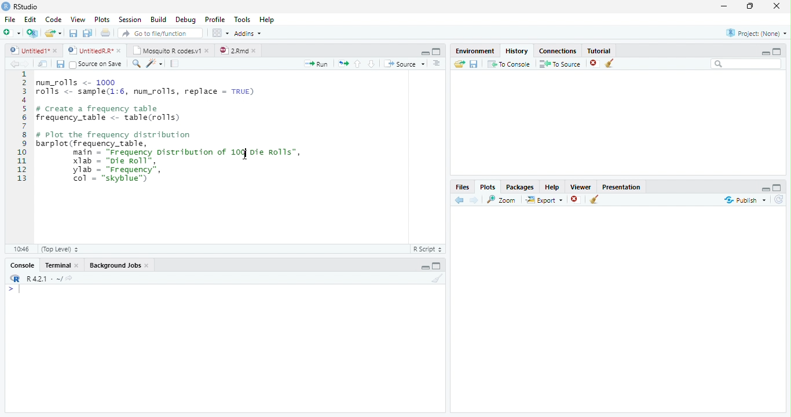 The image size is (791, 417). Describe the element at coordinates (208, 157) in the screenshot. I see `Code Editor` at that location.